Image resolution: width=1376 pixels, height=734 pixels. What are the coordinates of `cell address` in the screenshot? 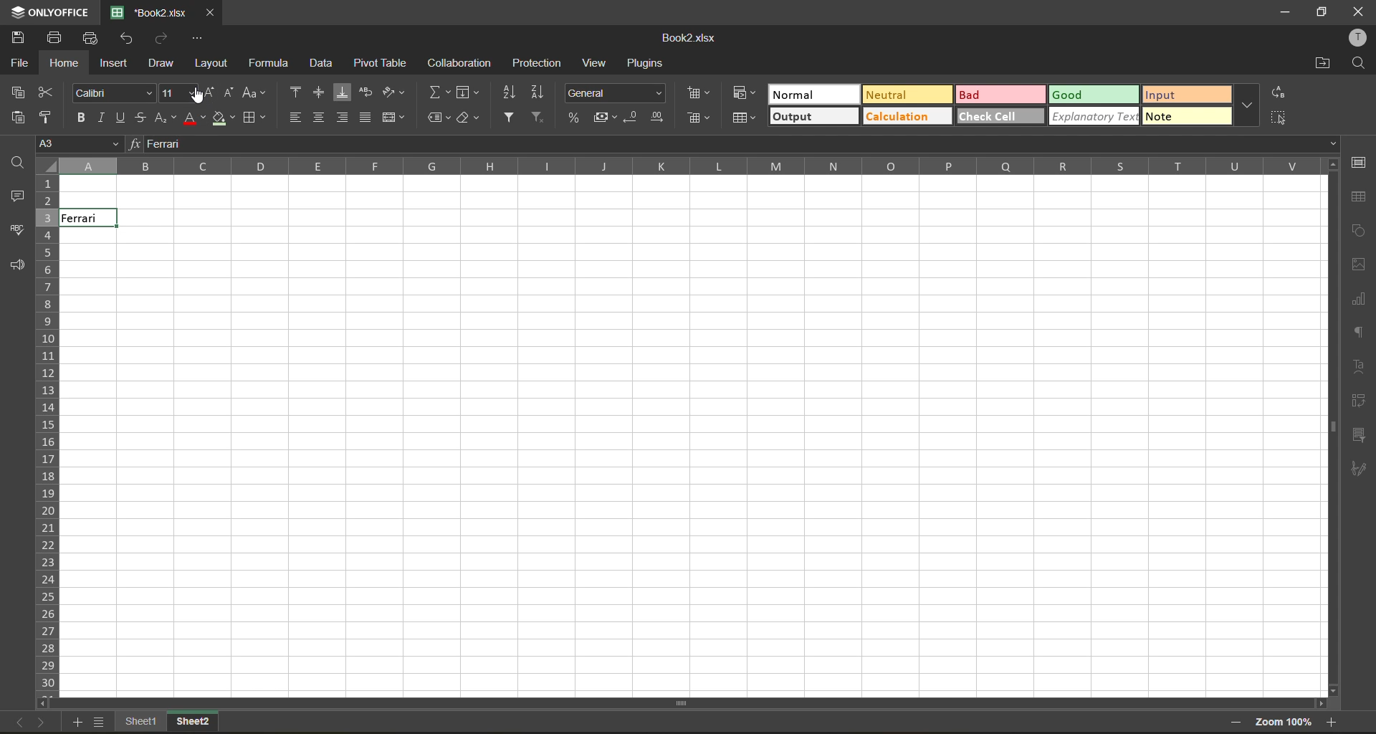 It's located at (79, 143).